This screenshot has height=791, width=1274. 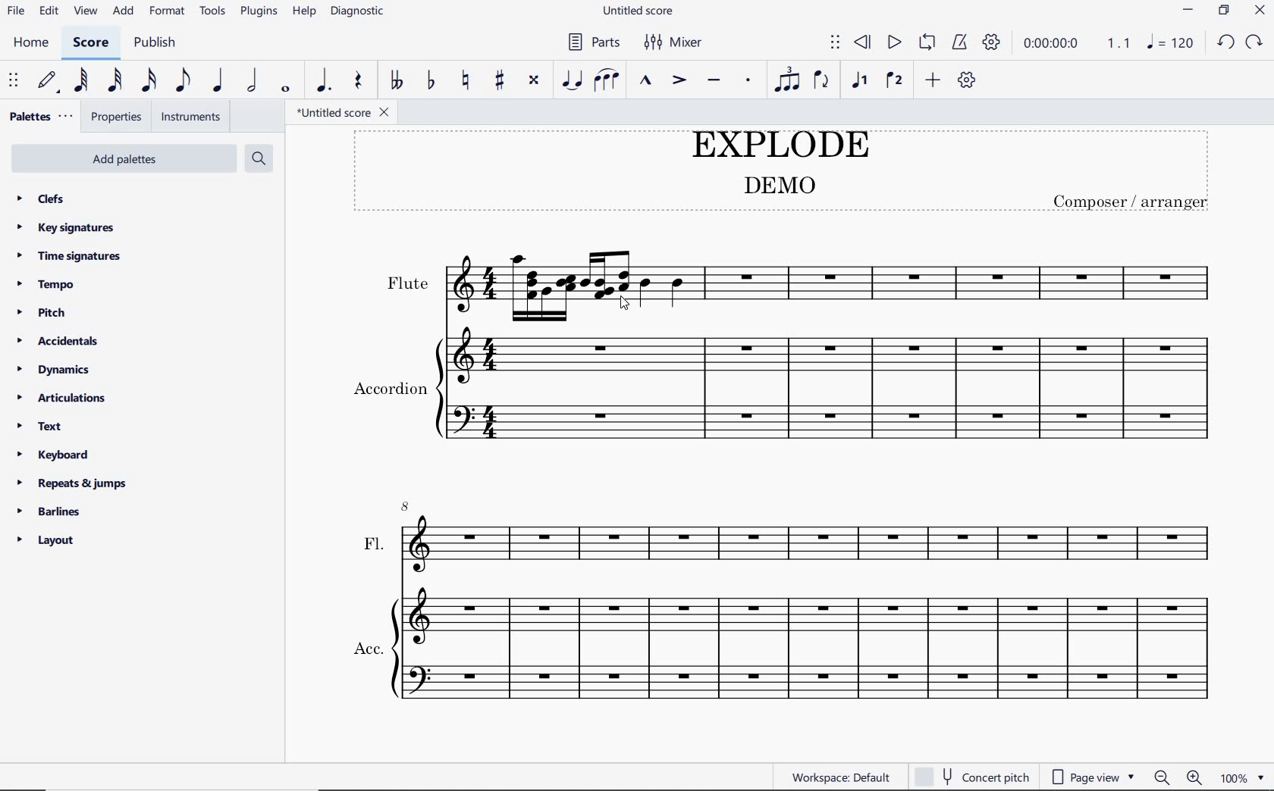 I want to click on layout, so click(x=45, y=541).